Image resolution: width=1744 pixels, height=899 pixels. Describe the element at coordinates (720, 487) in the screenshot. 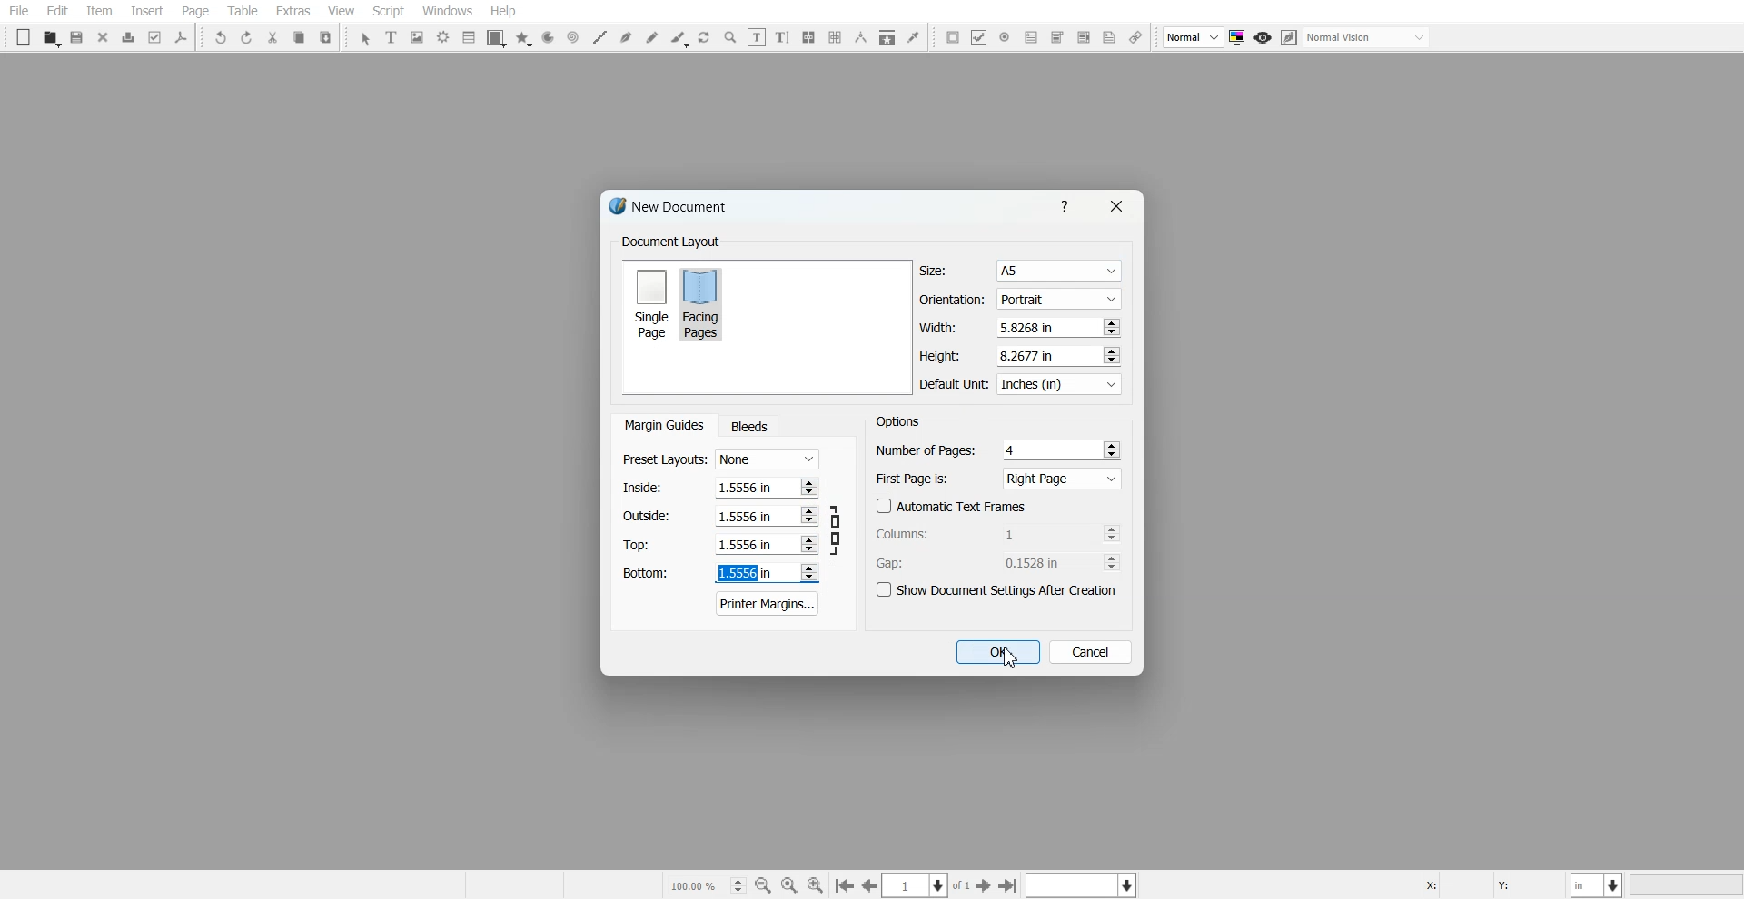

I see `Left margin adjuster` at that location.